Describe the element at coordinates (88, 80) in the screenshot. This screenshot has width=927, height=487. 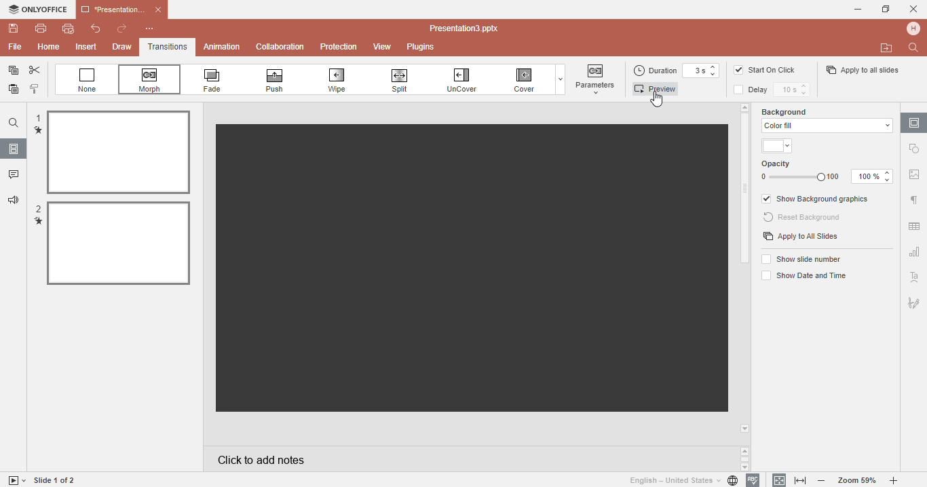
I see `None` at that location.